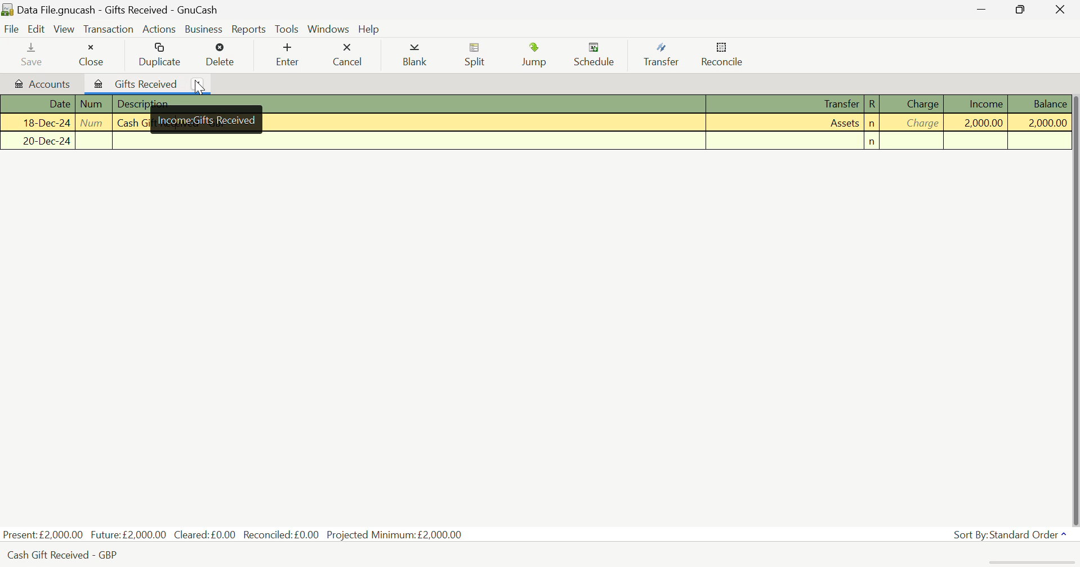 This screenshot has height=567, width=1080. Describe the element at coordinates (913, 141) in the screenshot. I see `Charge` at that location.